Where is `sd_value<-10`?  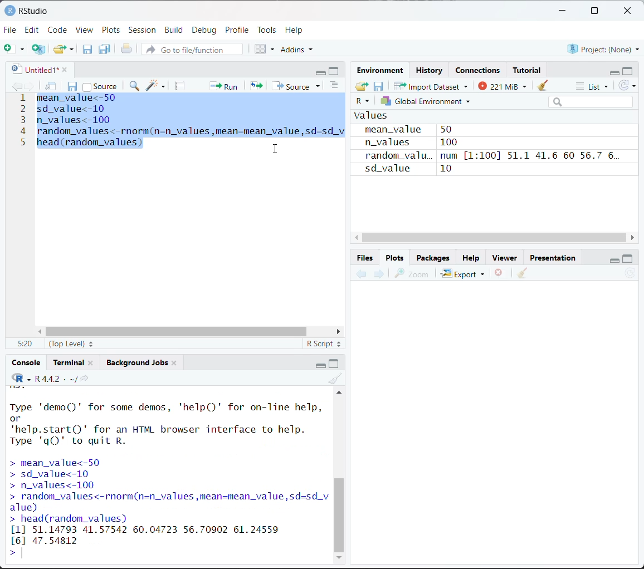 sd_value<-10 is located at coordinates (72, 108).